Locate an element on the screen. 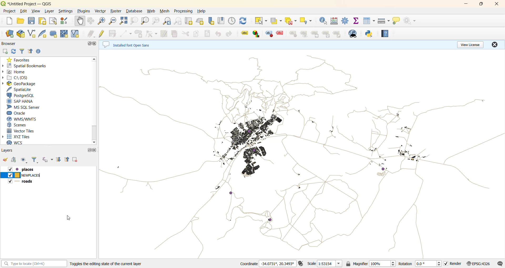 Image resolution: width=505 pixels, height=268 pixels. vector is located at coordinates (101, 11).